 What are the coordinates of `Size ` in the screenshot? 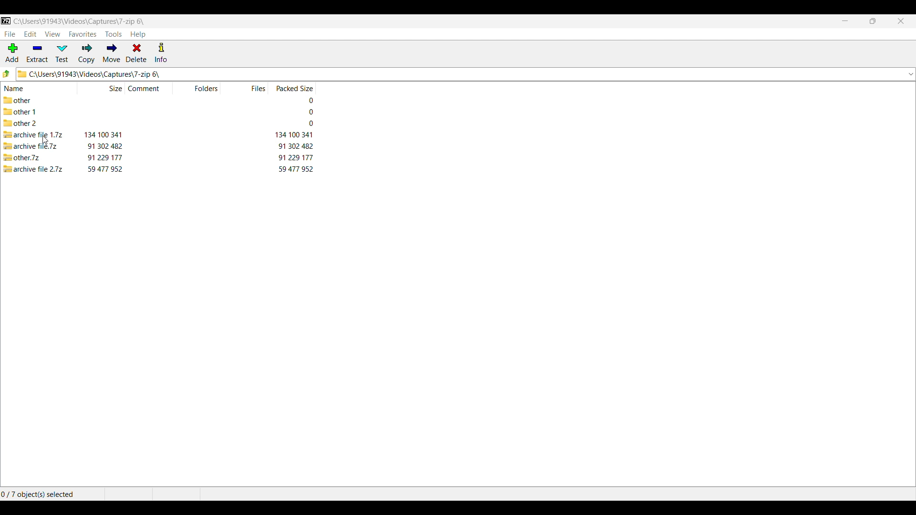 It's located at (100, 88).